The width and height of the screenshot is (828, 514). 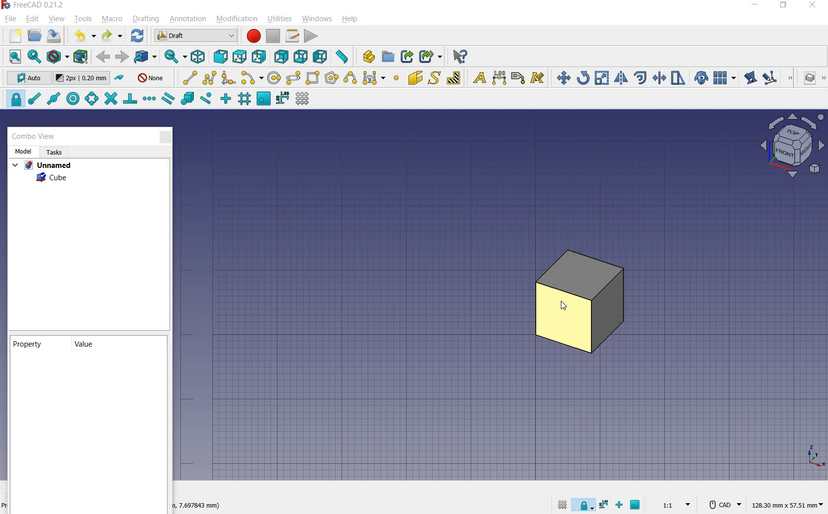 I want to click on change default size for new objects, so click(x=81, y=78).